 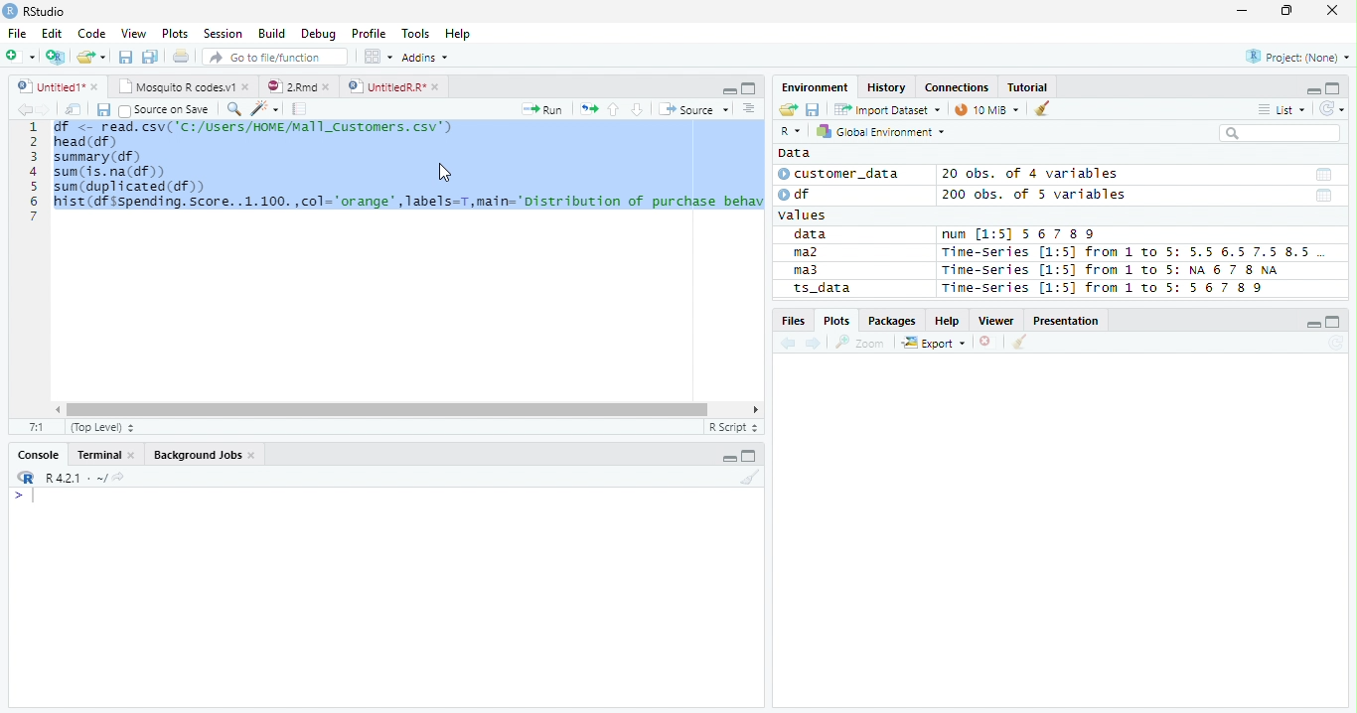 What do you see at coordinates (544, 110) in the screenshot?
I see `Run` at bounding box center [544, 110].